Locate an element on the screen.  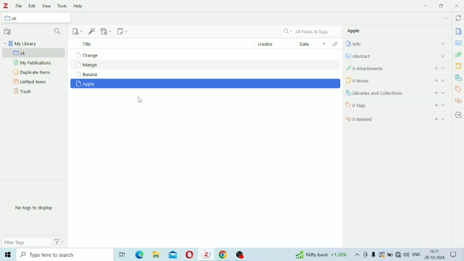
Title is located at coordinates (158, 44).